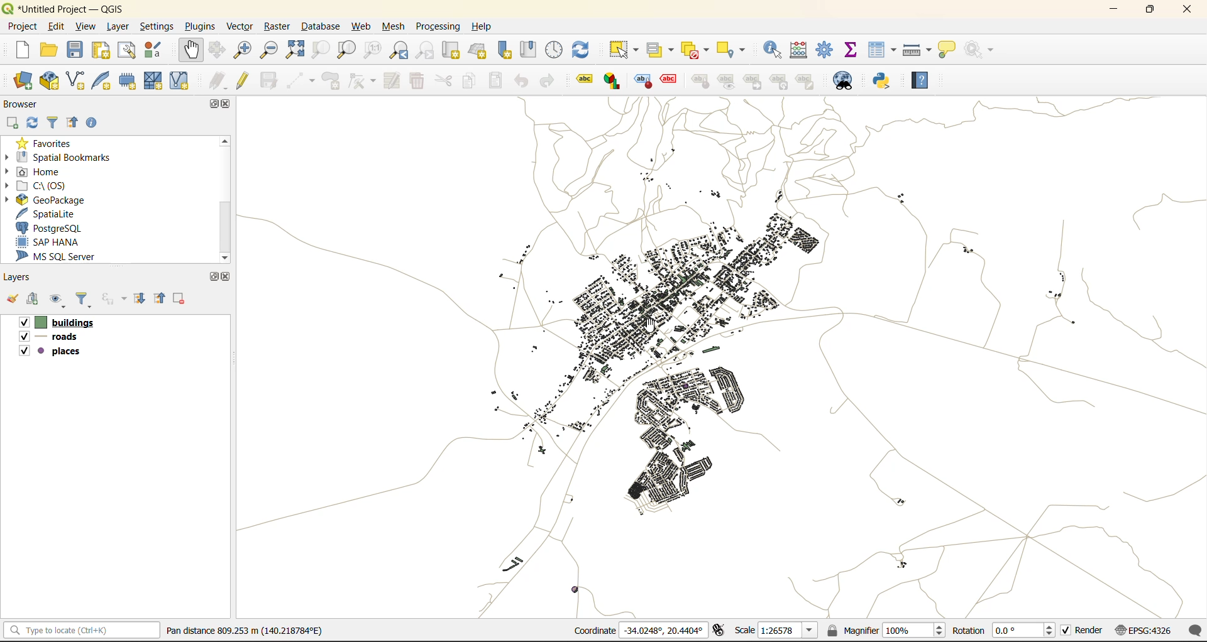 Image resolution: width=1207 pixels, height=642 pixels. What do you see at coordinates (161, 298) in the screenshot?
I see `collapse all` at bounding box center [161, 298].